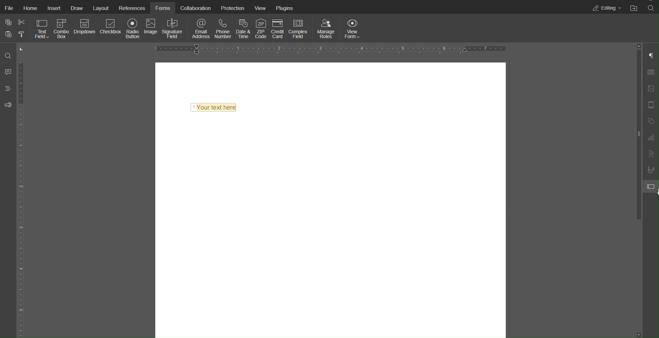 The width and height of the screenshot is (659, 338). Describe the element at coordinates (111, 29) in the screenshot. I see `Checkbox` at that location.